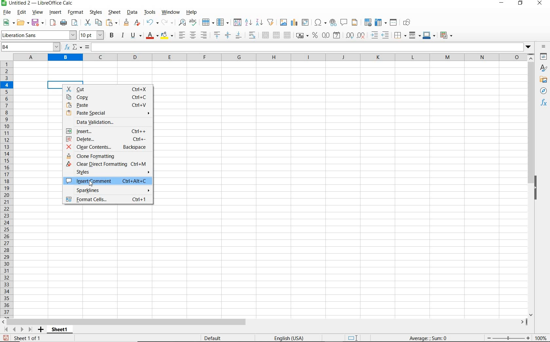 This screenshot has width=550, height=342. What do you see at coordinates (6, 189) in the screenshot?
I see `rows` at bounding box center [6, 189].